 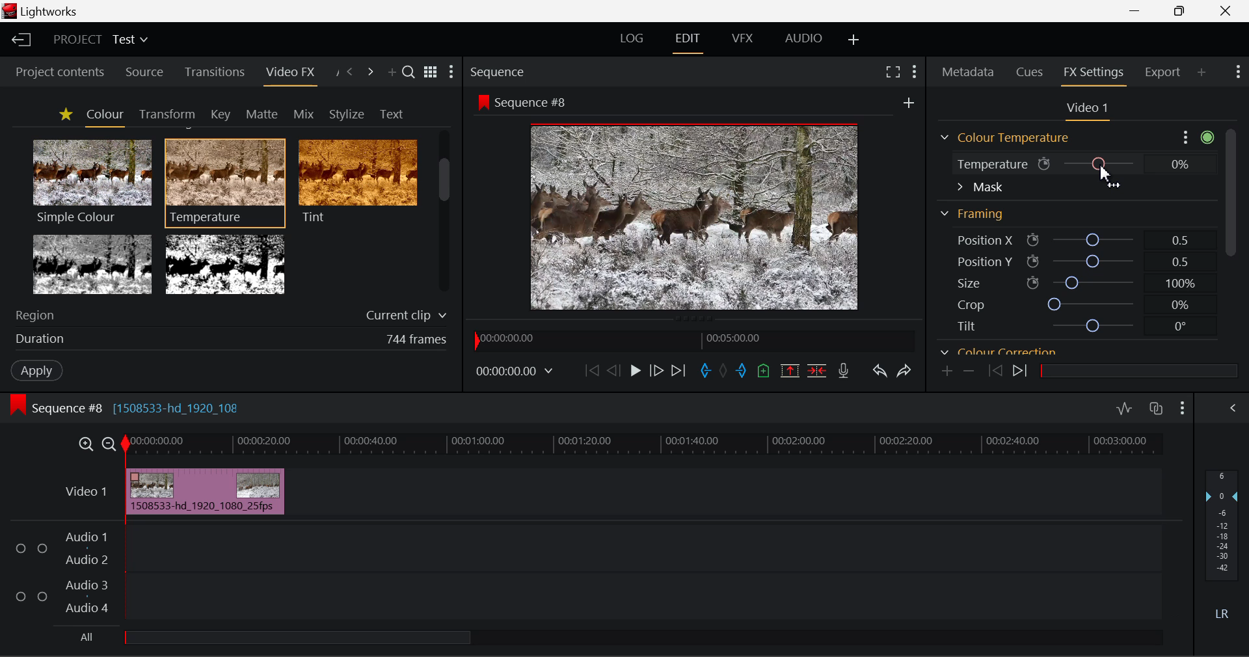 I want to click on EDIT Layout, so click(x=688, y=42).